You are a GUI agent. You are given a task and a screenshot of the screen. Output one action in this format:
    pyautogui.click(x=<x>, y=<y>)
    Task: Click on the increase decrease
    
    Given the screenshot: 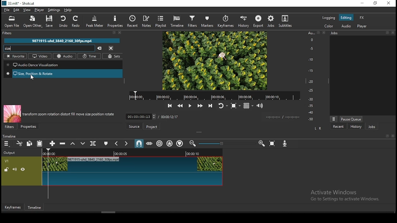 What is the action you would take?
    pyautogui.click(x=154, y=116)
    